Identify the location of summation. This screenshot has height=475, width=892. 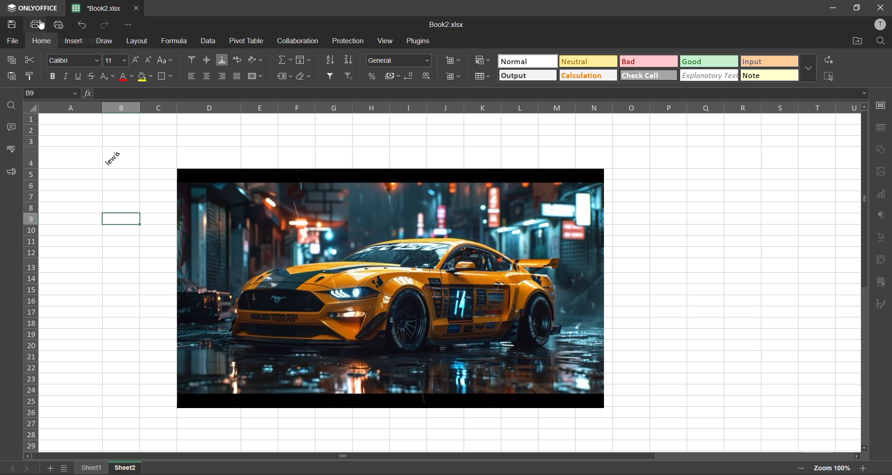
(286, 59).